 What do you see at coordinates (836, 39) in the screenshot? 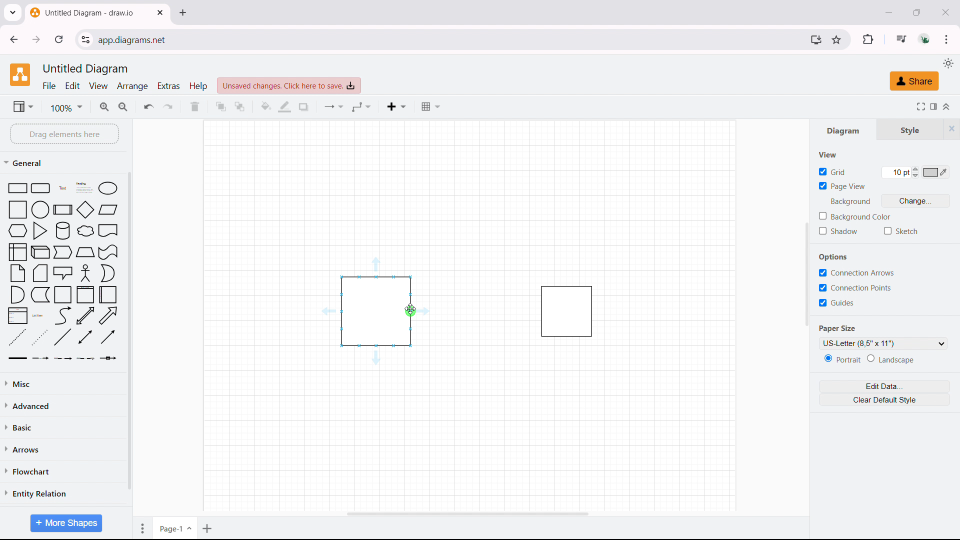
I see `bookmark this tab` at bounding box center [836, 39].